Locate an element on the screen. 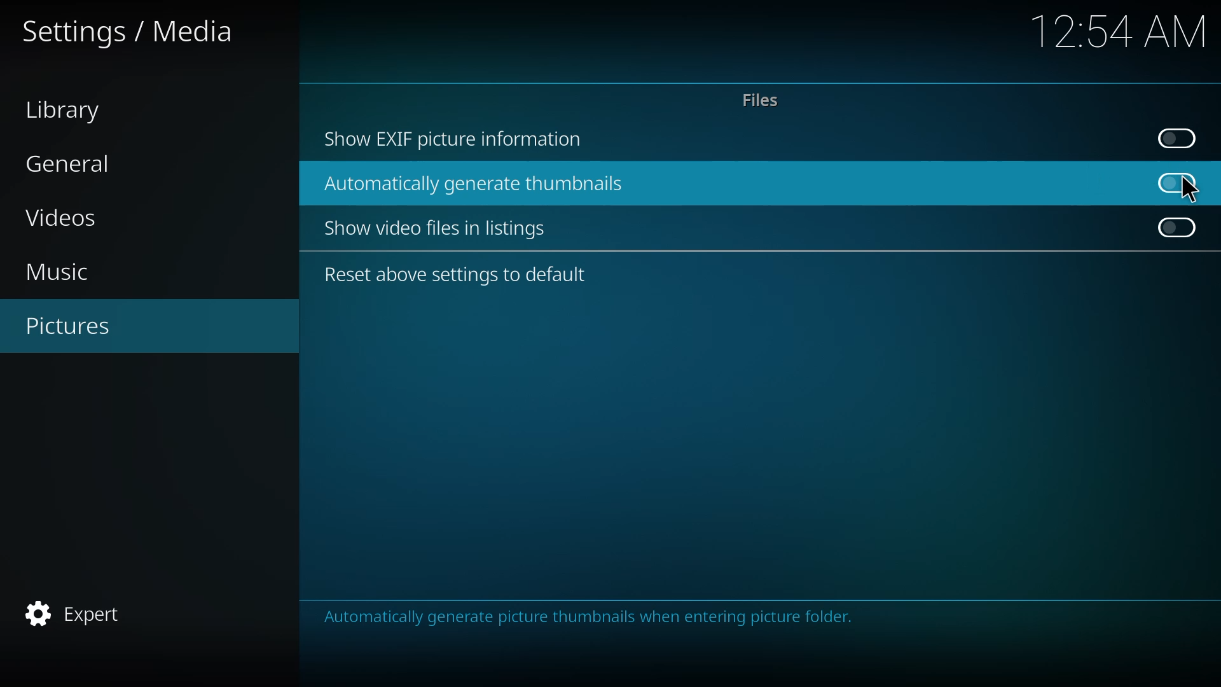  library is located at coordinates (71, 112).